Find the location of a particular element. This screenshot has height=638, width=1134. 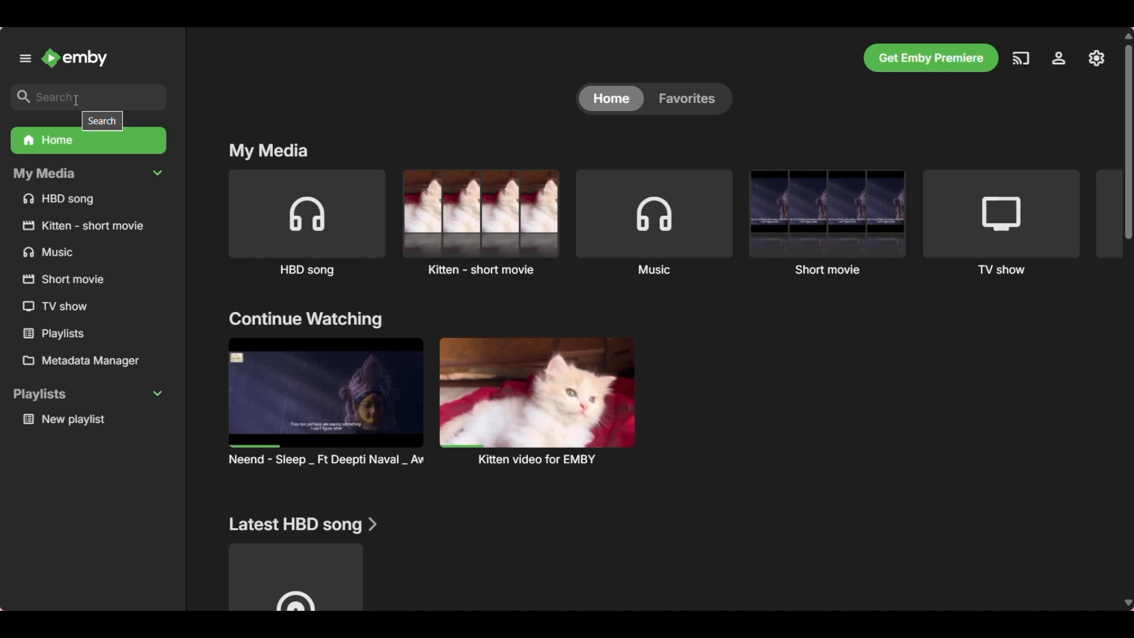

Media files under My Media is located at coordinates (90, 198).